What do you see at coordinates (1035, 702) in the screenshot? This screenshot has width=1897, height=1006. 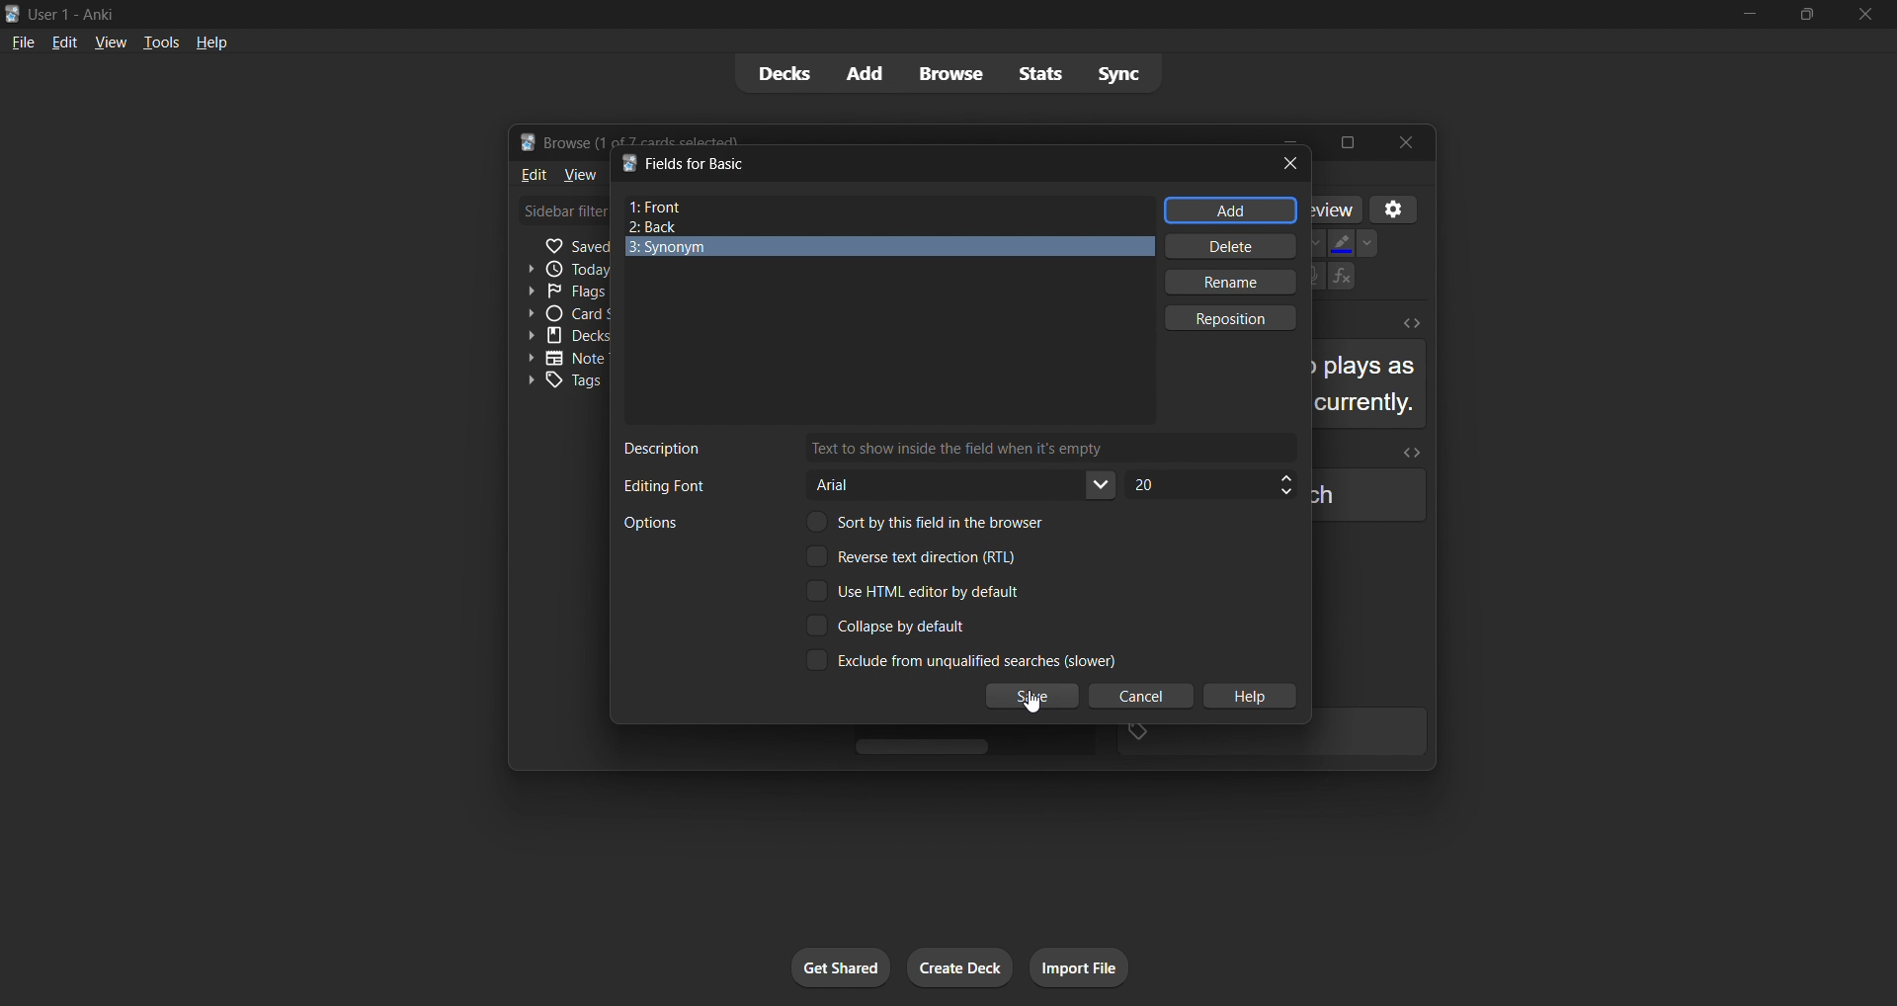 I see `cursor` at bounding box center [1035, 702].